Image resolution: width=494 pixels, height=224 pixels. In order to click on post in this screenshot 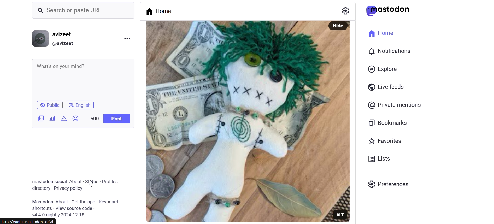, I will do `click(117, 118)`.